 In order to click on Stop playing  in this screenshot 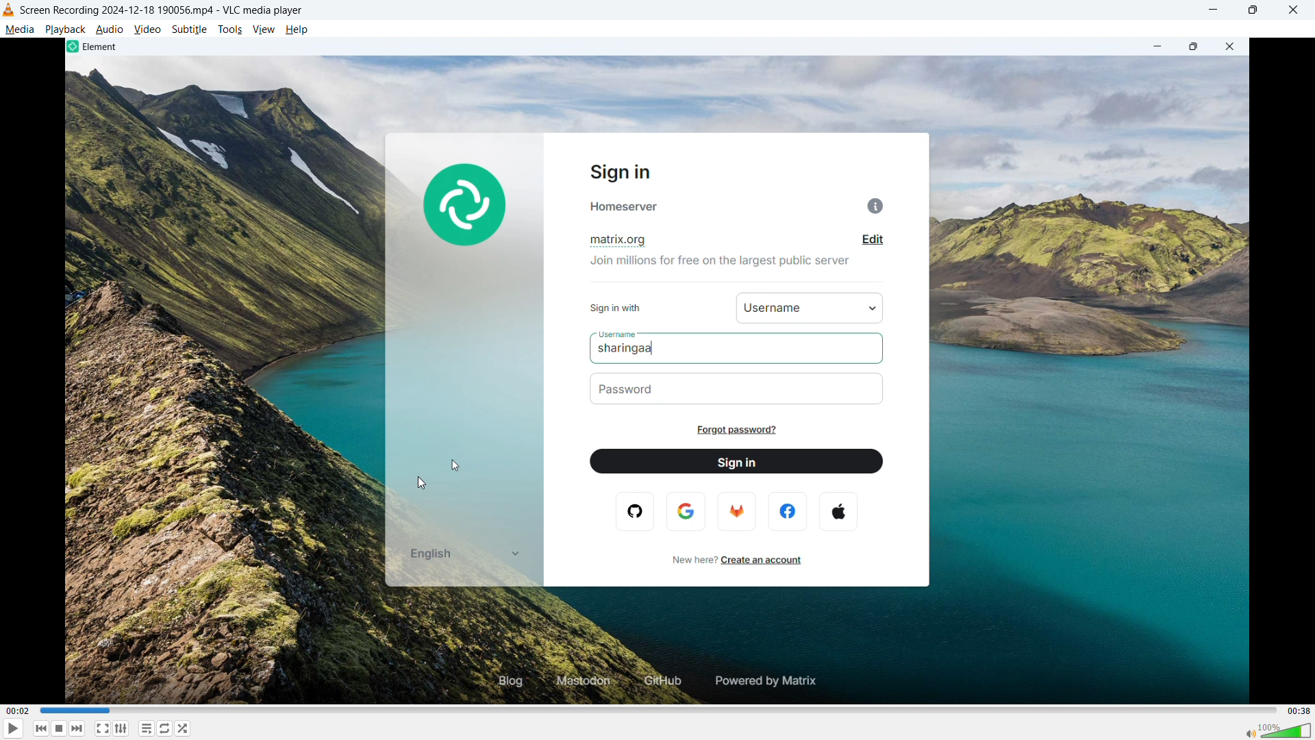, I will do `click(59, 728)`.